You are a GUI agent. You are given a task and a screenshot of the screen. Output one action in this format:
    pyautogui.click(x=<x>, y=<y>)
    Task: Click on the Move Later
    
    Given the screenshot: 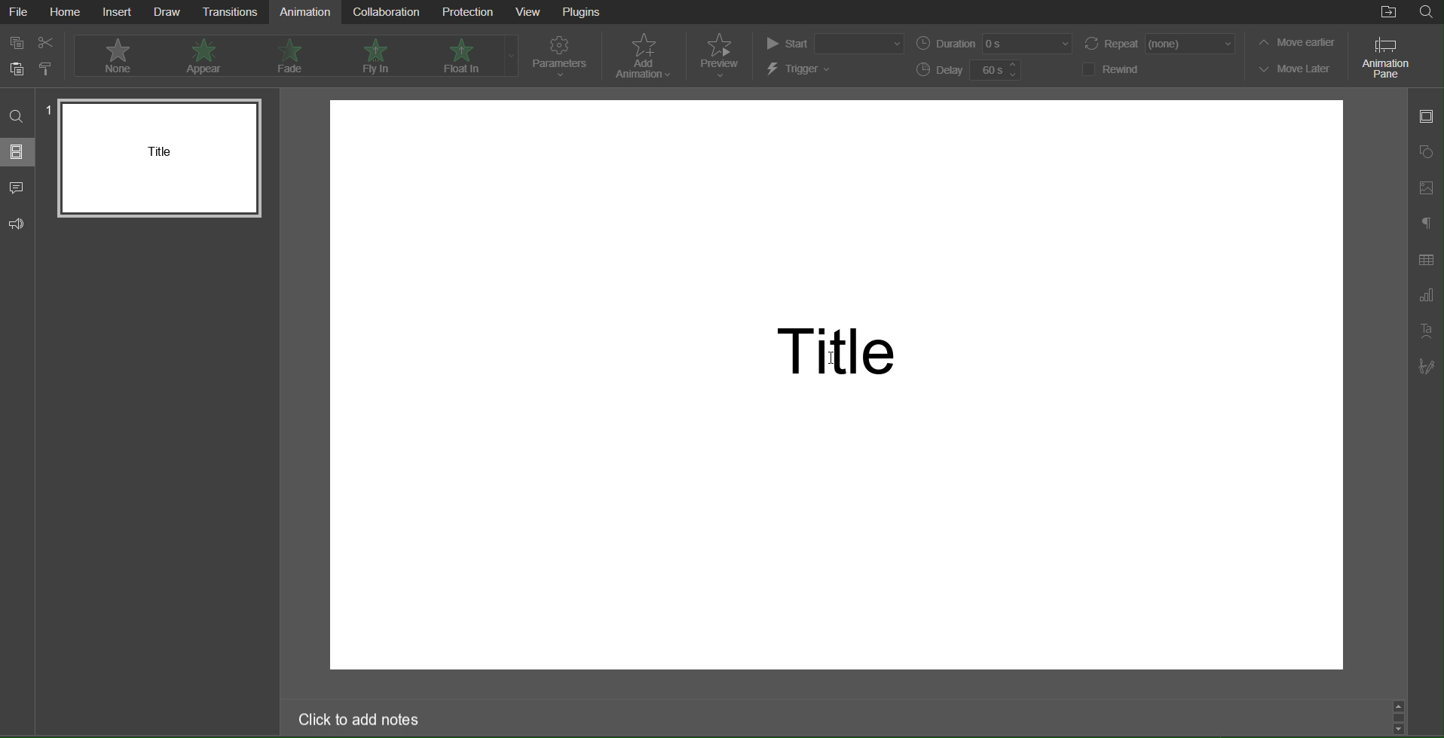 What is the action you would take?
    pyautogui.click(x=1296, y=68)
    